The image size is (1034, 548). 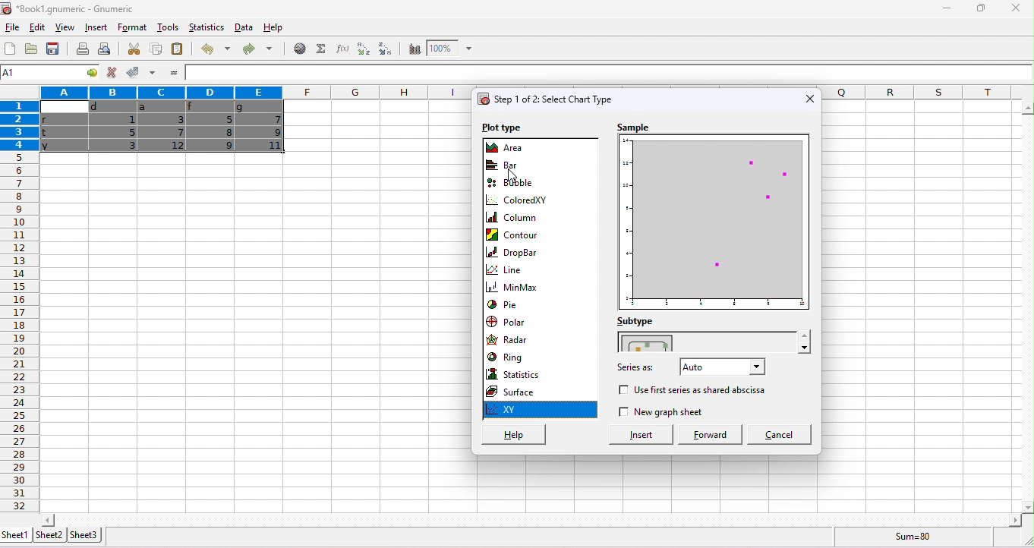 I want to click on select chart type, so click(x=545, y=100).